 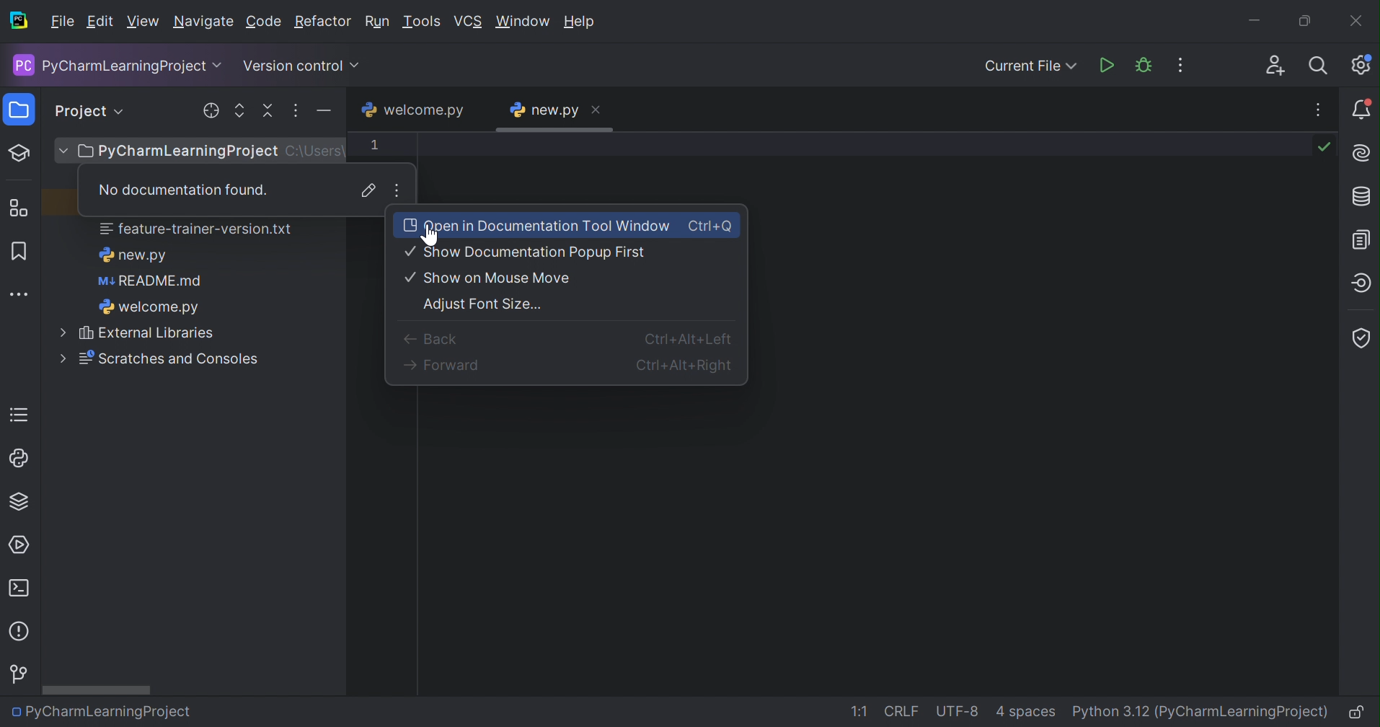 What do you see at coordinates (208, 111) in the screenshot?
I see `locate` at bounding box center [208, 111].